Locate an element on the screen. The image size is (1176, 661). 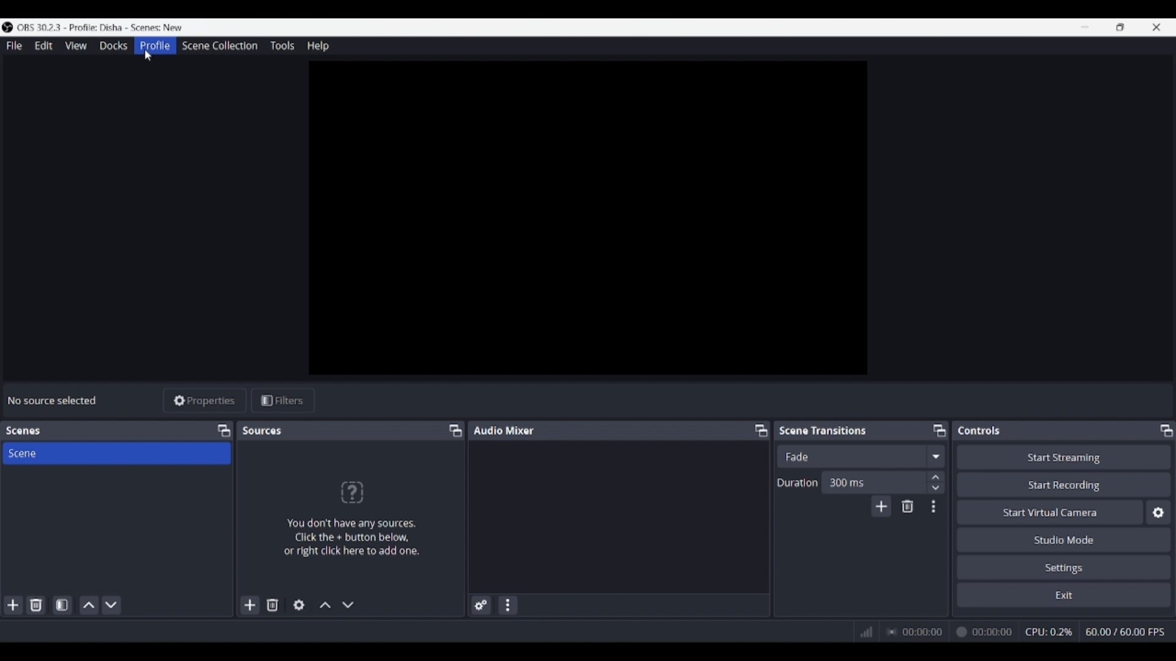
Delete selected scene is located at coordinates (36, 605).